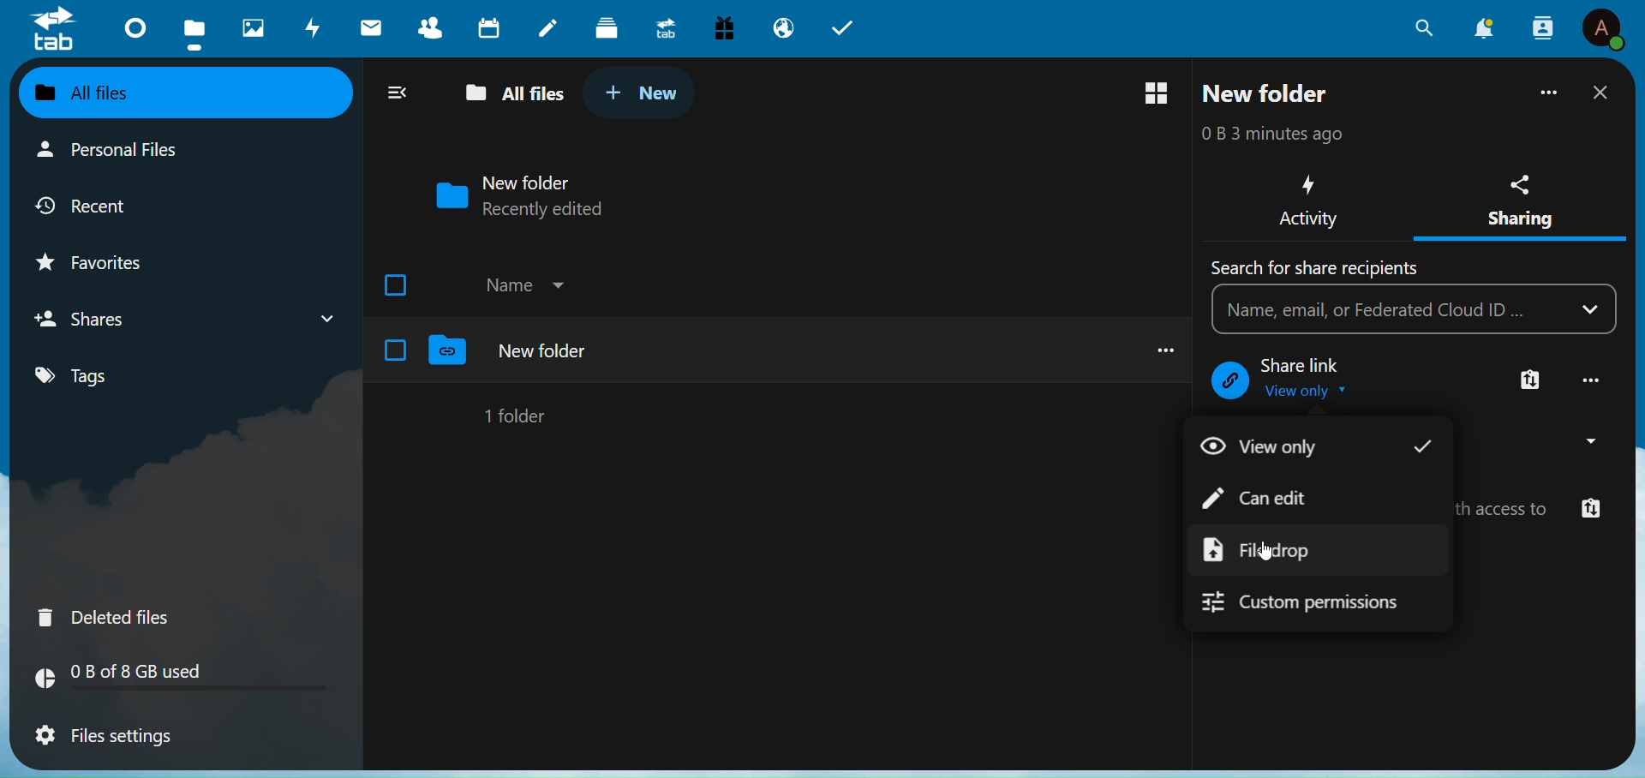 The image size is (1645, 778). I want to click on All Files, so click(509, 94).